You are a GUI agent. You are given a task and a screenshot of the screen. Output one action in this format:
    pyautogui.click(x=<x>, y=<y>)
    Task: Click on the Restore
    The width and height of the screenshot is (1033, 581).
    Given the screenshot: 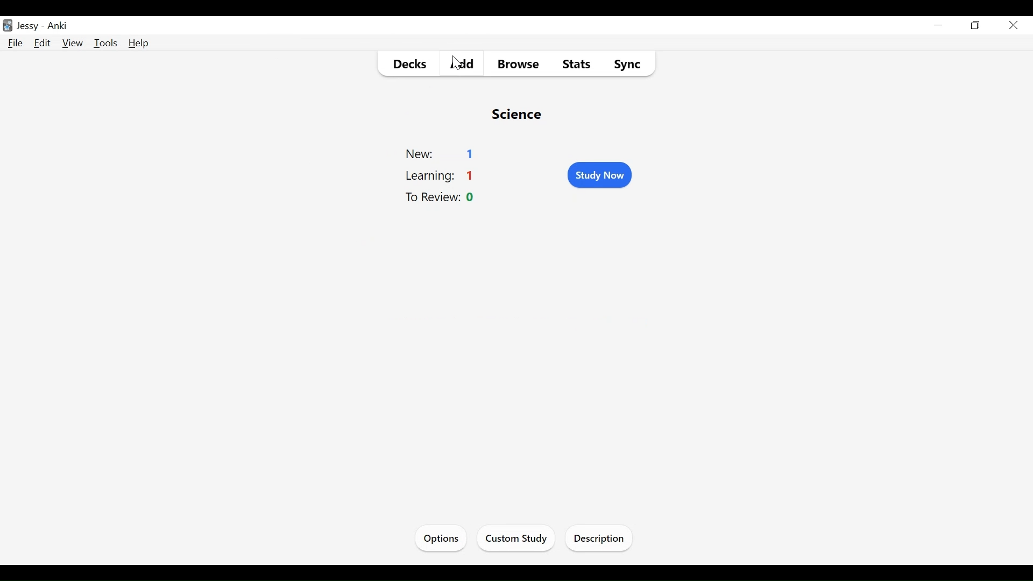 What is the action you would take?
    pyautogui.click(x=974, y=26)
    